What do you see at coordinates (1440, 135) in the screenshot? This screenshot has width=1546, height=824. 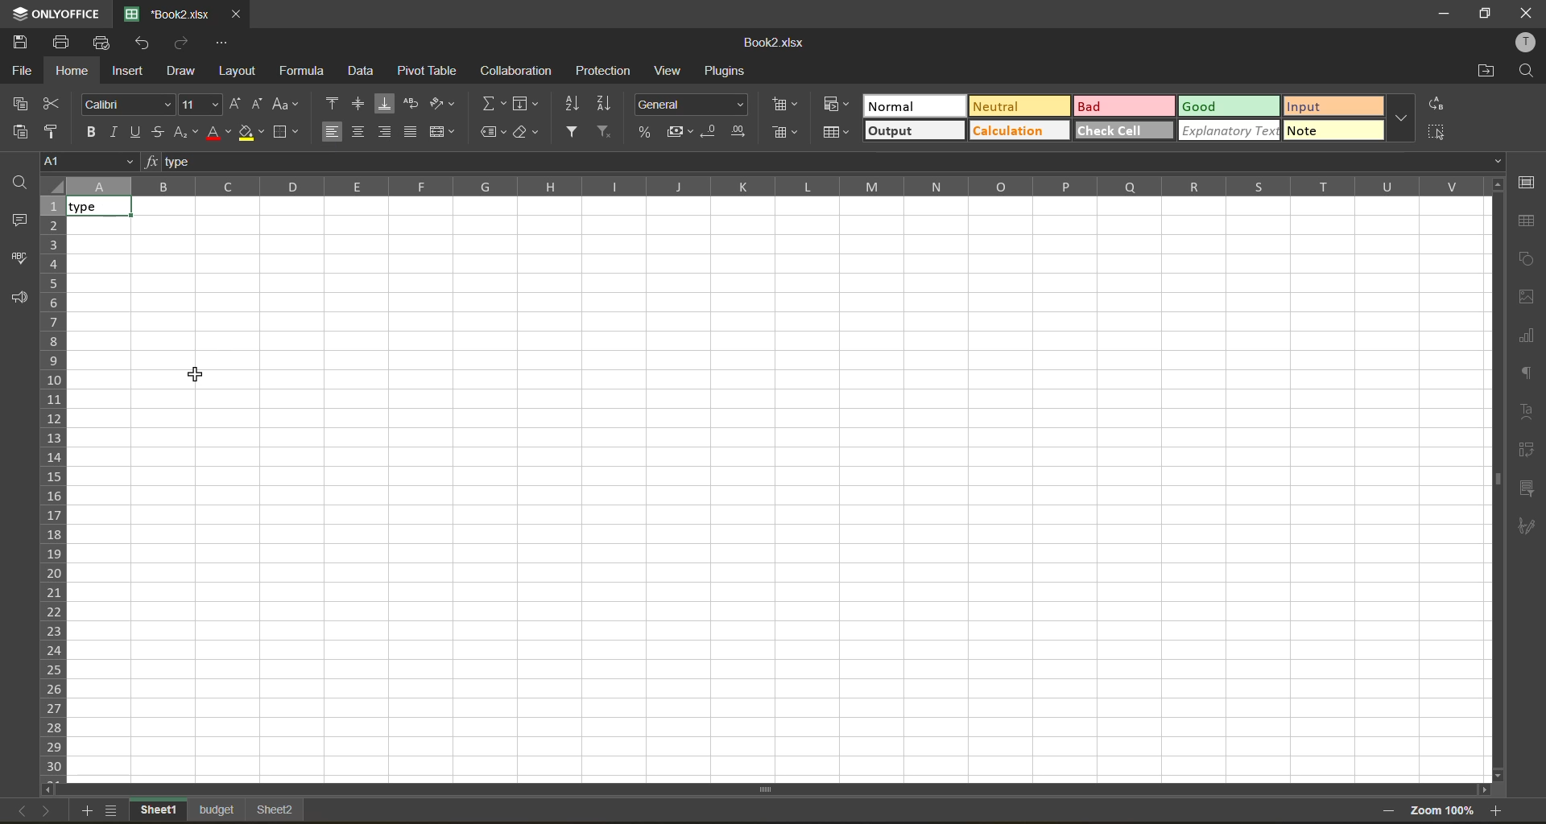 I see `select all` at bounding box center [1440, 135].